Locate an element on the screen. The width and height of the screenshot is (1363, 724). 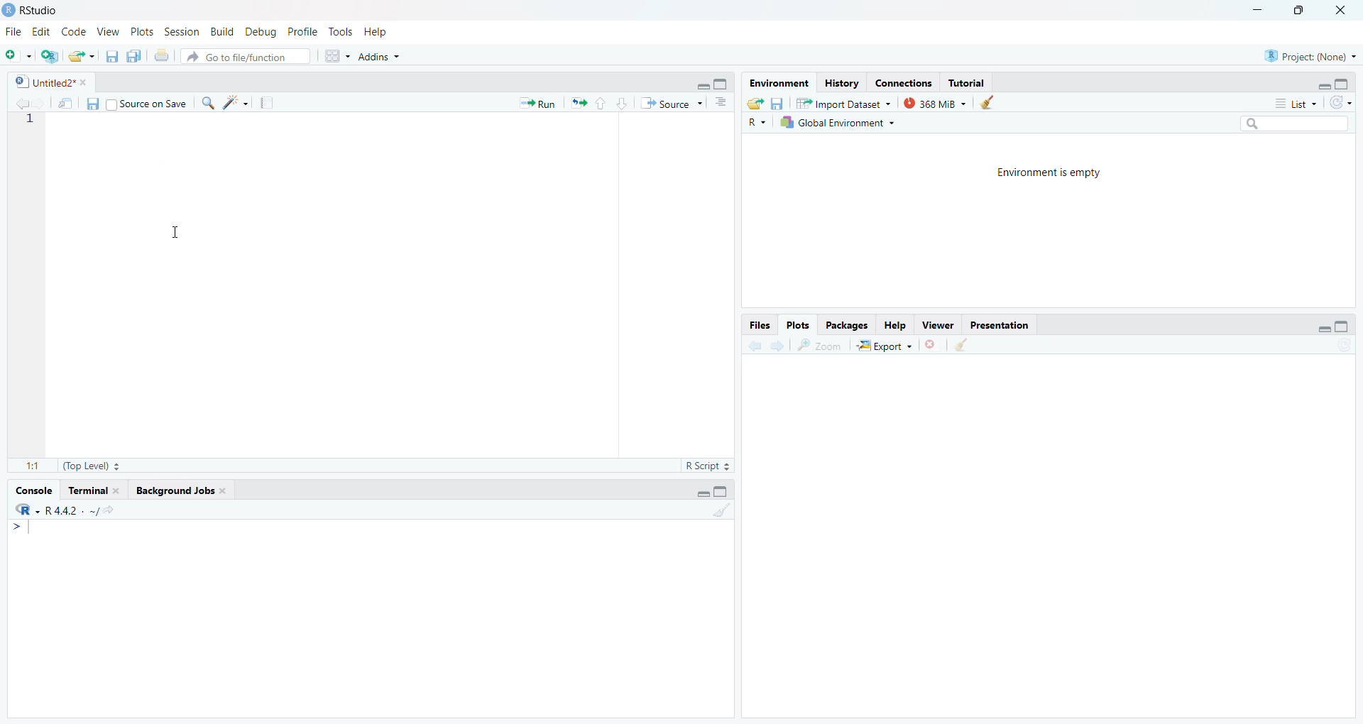
export is located at coordinates (81, 57).